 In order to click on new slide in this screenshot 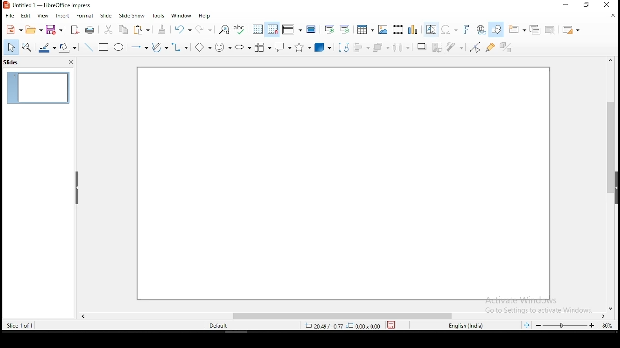, I will do `click(516, 29)`.